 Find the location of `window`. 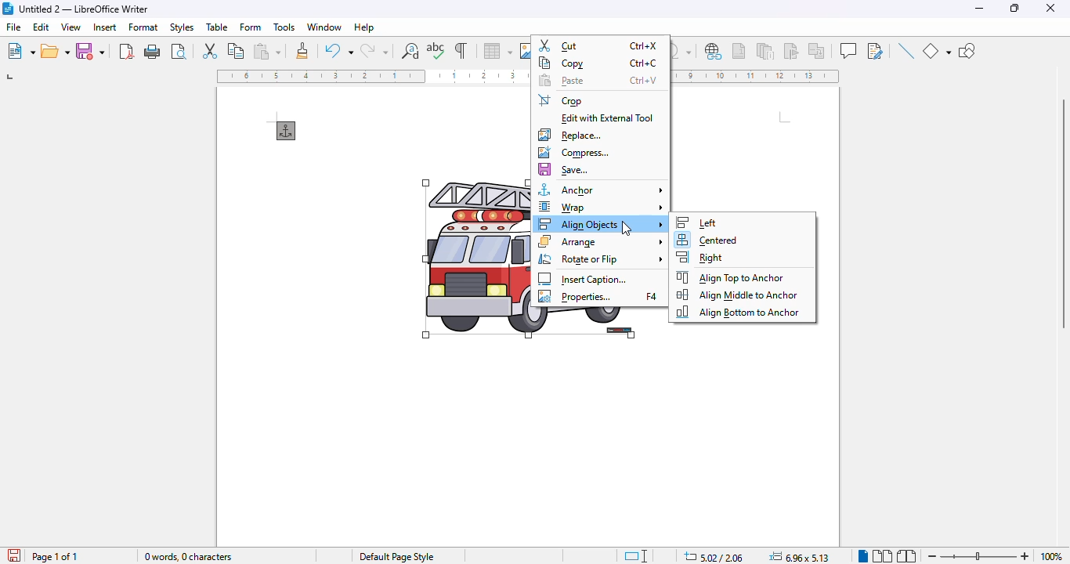

window is located at coordinates (324, 27).